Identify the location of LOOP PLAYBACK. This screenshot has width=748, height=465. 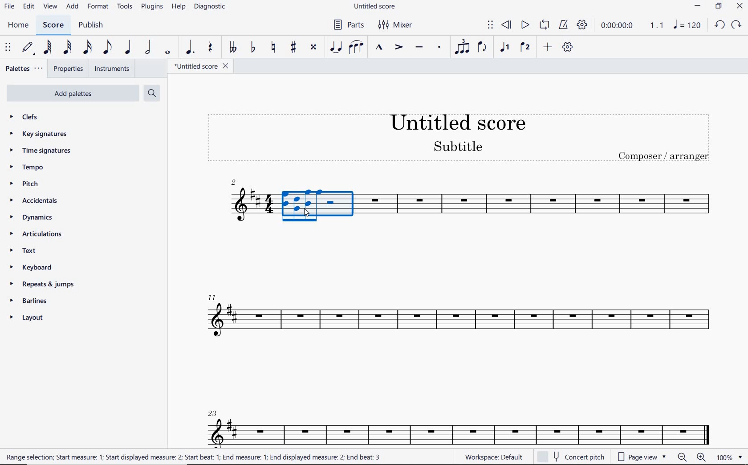
(544, 26).